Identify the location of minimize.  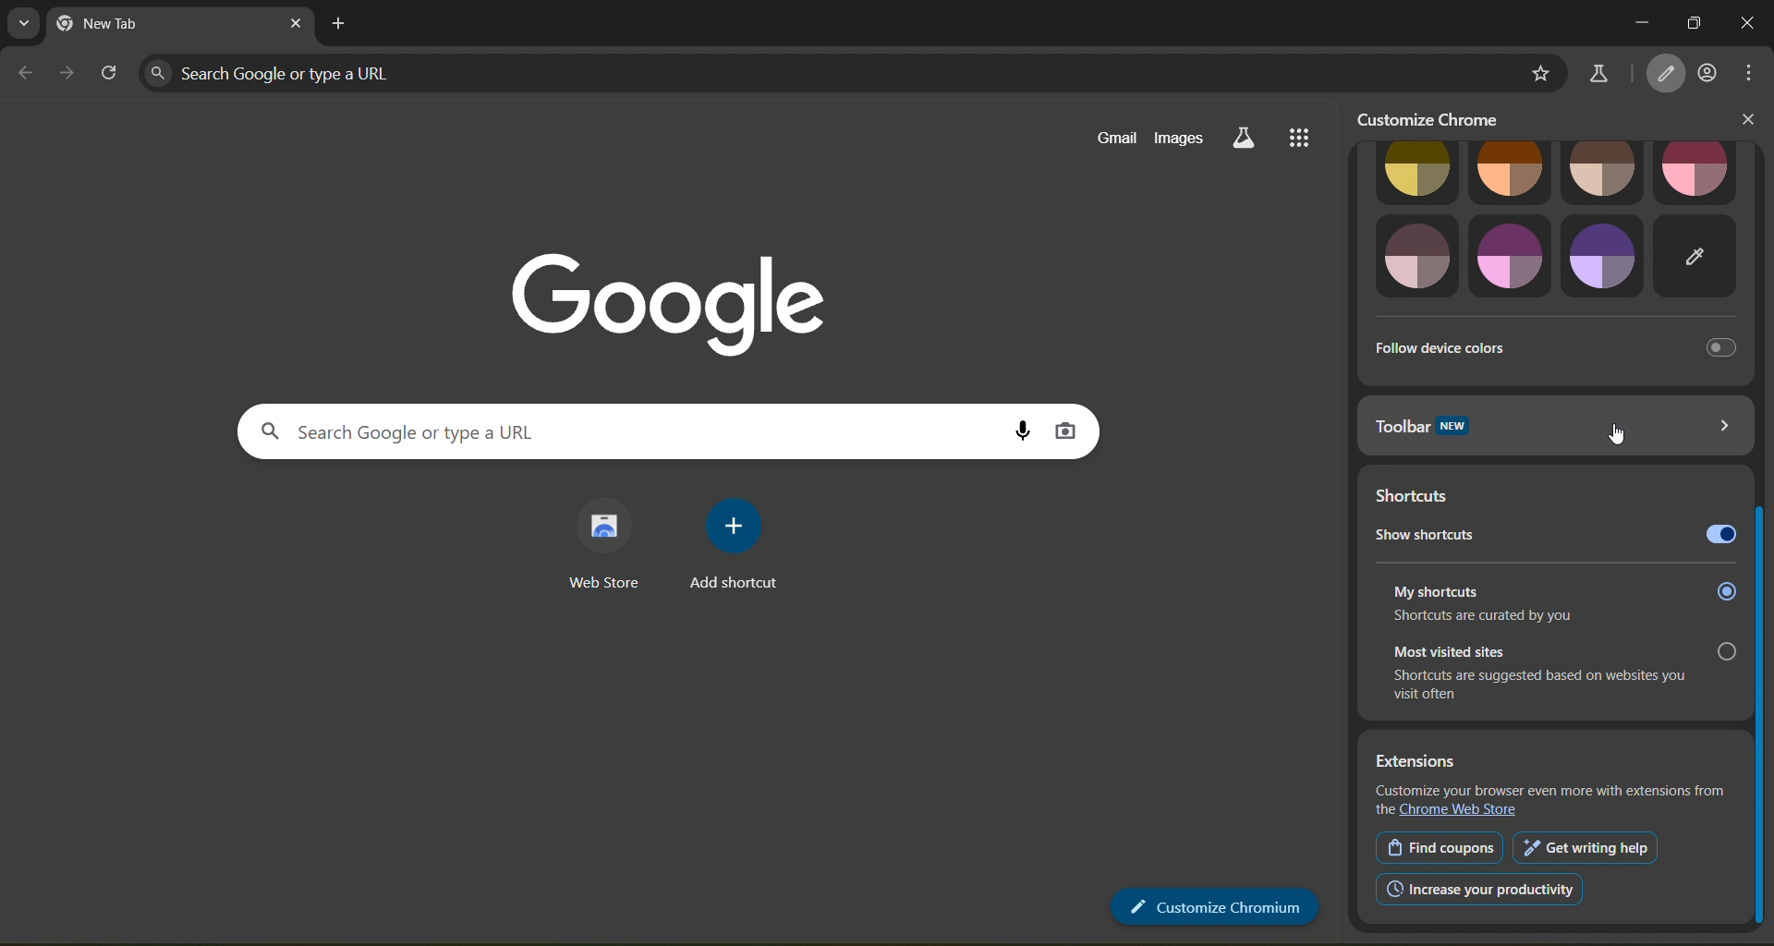
(1634, 21).